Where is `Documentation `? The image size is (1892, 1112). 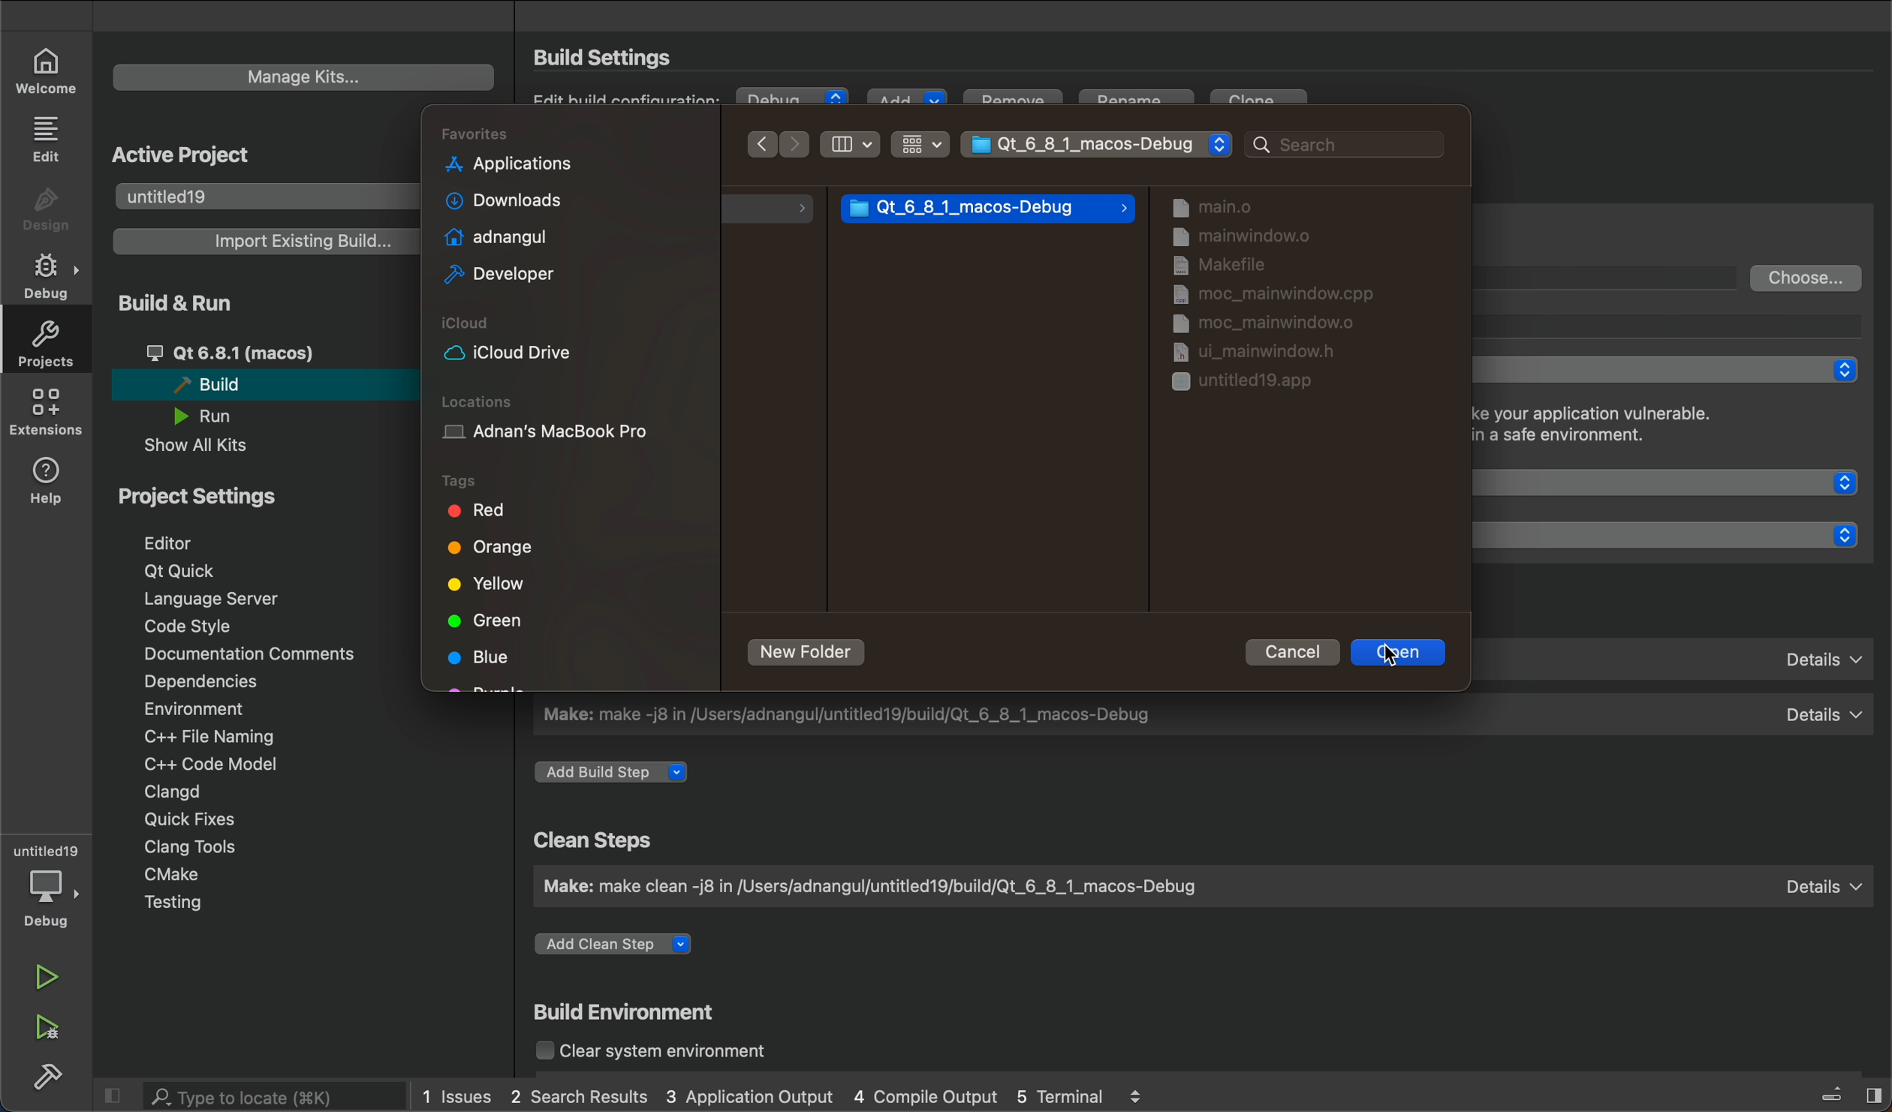
Documentation  is located at coordinates (246, 654).